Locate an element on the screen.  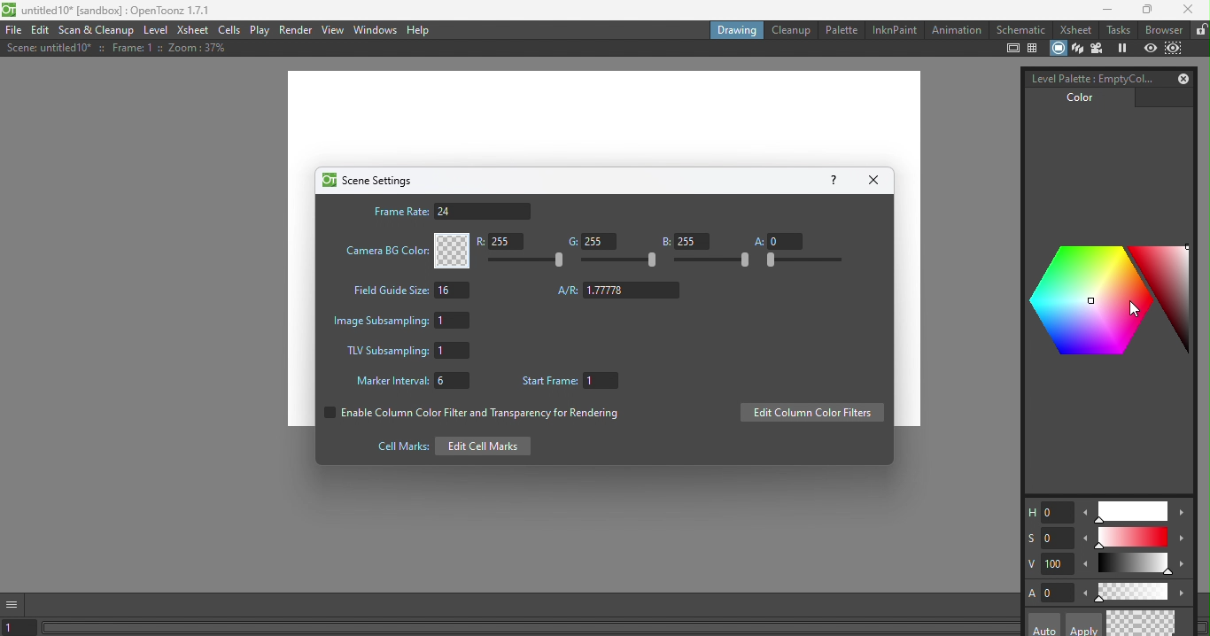
Aspect ratio is located at coordinates (619, 291).